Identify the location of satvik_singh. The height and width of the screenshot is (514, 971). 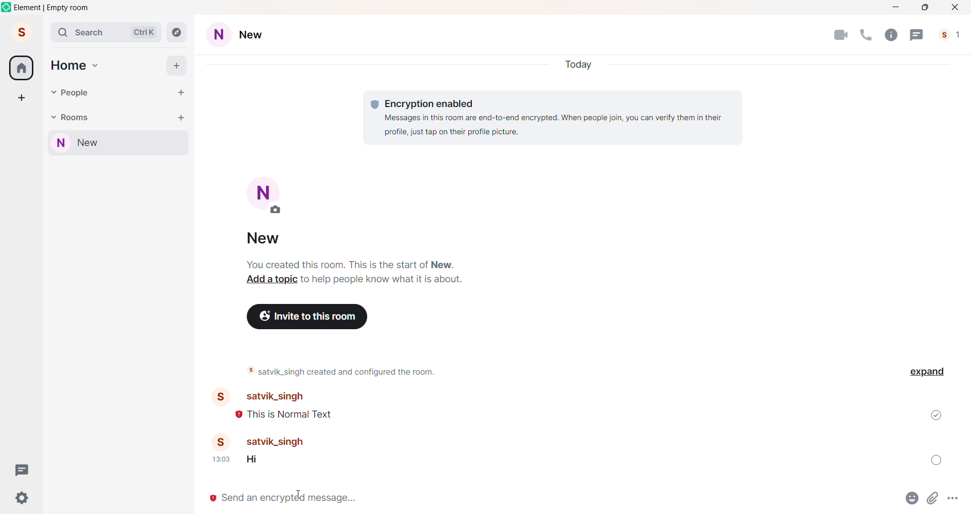
(289, 442).